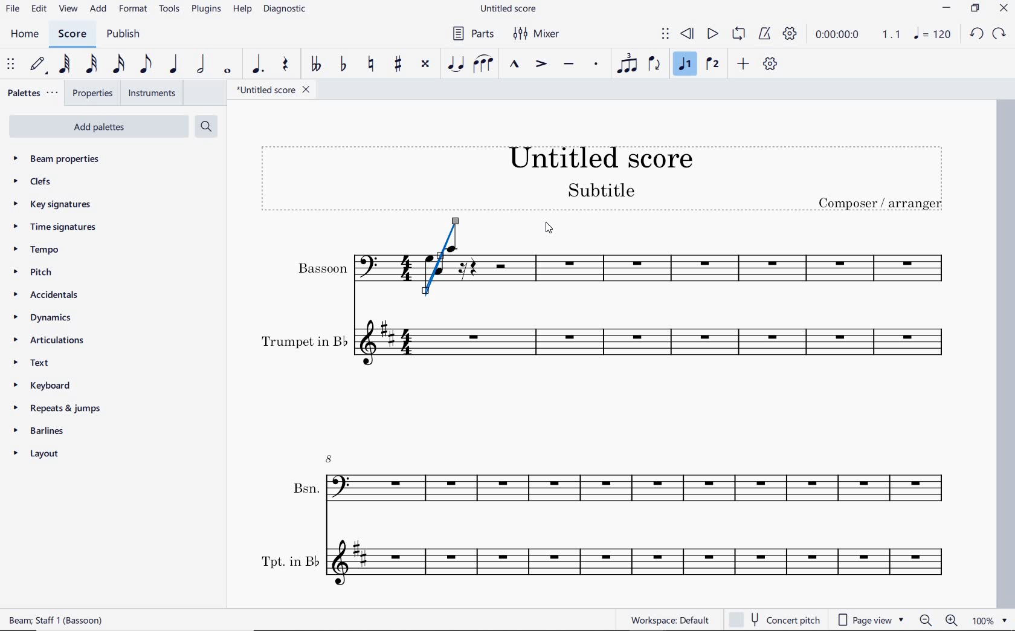 This screenshot has width=1015, height=631. What do you see at coordinates (169, 8) in the screenshot?
I see `tools` at bounding box center [169, 8].